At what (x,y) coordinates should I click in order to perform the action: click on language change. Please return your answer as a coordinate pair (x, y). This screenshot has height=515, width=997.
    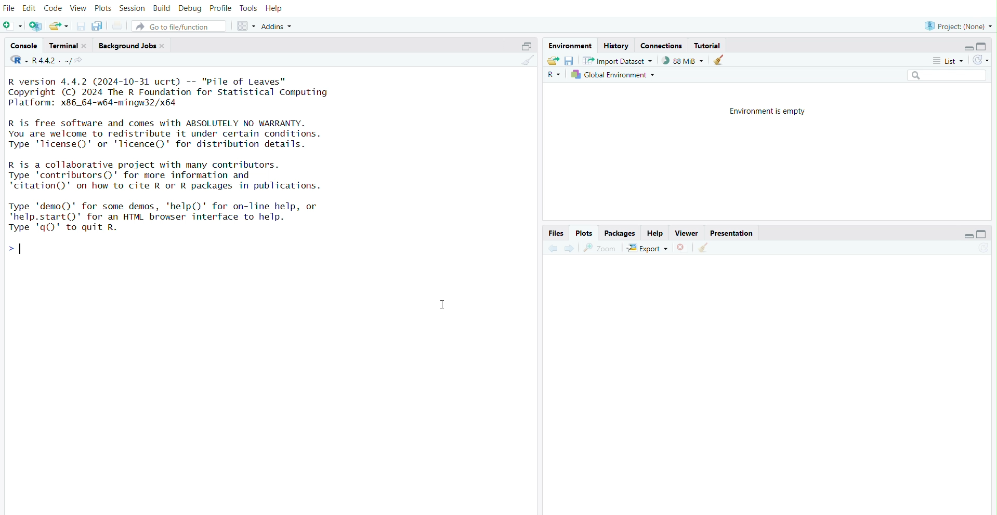
    Looking at the image, I should click on (15, 60).